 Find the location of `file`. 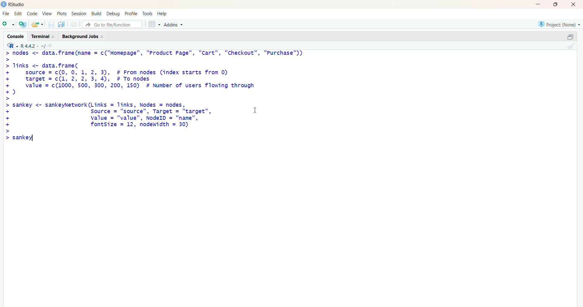

file is located at coordinates (75, 24).